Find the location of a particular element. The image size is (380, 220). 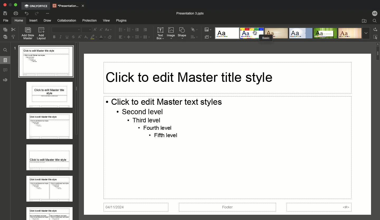

Collaboration is located at coordinates (66, 20).